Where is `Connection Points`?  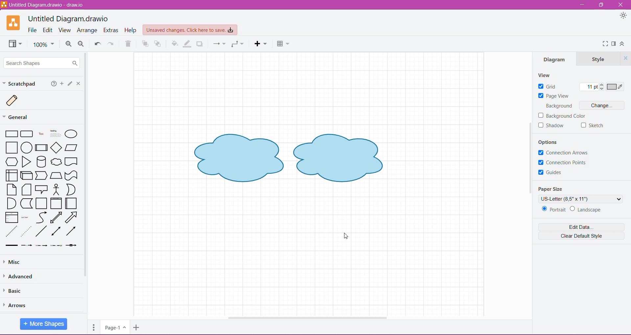 Connection Points is located at coordinates (564, 163).